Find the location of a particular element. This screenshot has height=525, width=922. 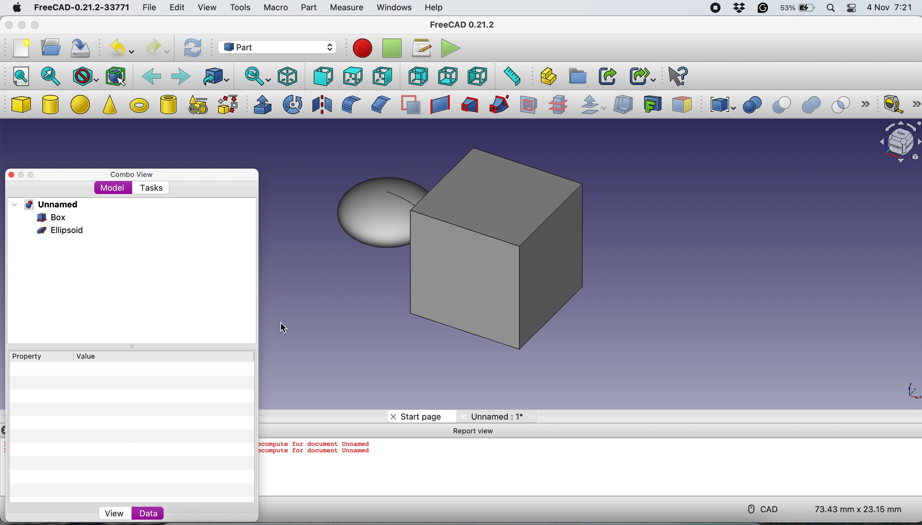

tasks is located at coordinates (150, 188).